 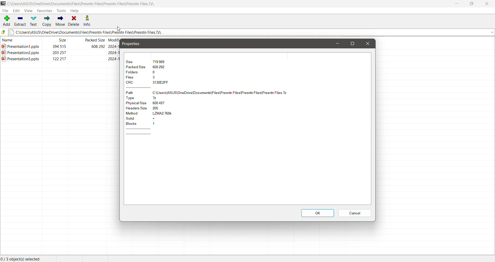 I want to click on Favorites, so click(x=44, y=11).